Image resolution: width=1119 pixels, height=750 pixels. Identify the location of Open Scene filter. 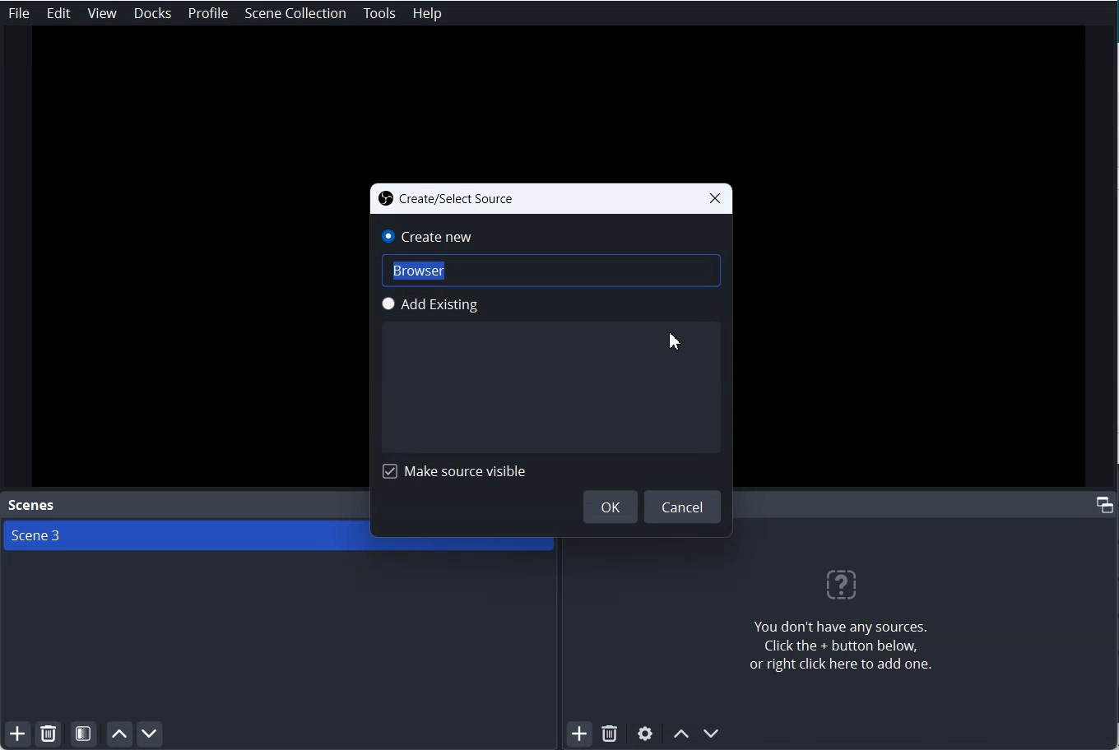
(84, 734).